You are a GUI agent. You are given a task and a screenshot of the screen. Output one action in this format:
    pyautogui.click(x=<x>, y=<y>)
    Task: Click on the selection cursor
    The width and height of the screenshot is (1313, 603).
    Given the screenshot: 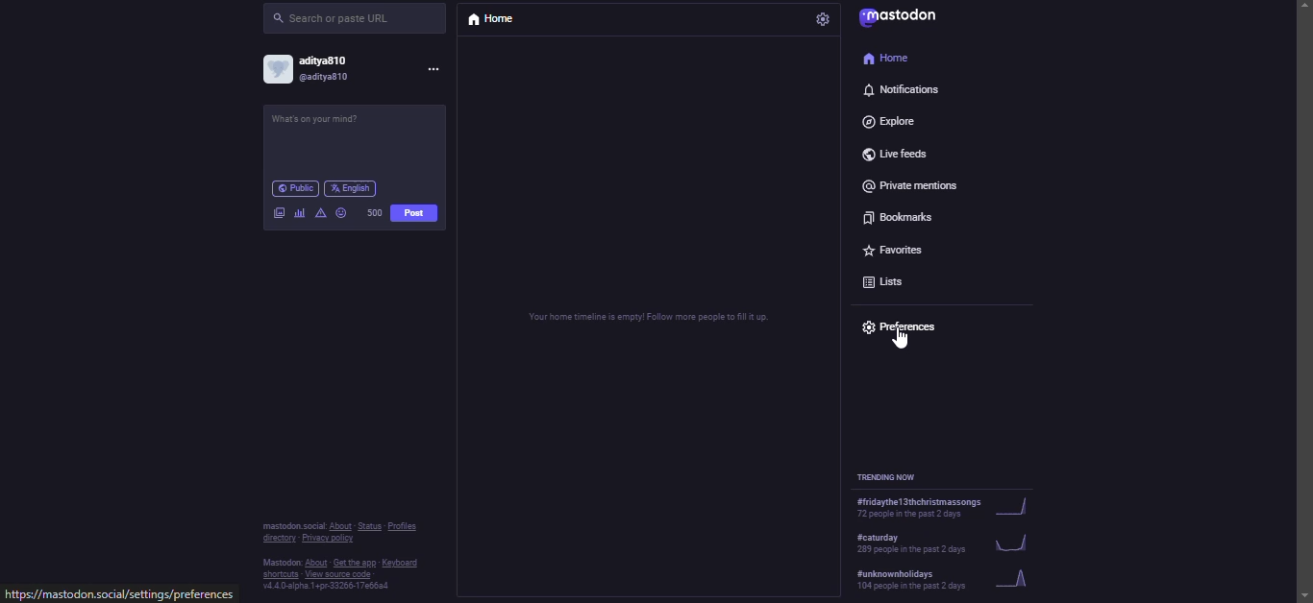 What is the action you would take?
    pyautogui.click(x=898, y=339)
    